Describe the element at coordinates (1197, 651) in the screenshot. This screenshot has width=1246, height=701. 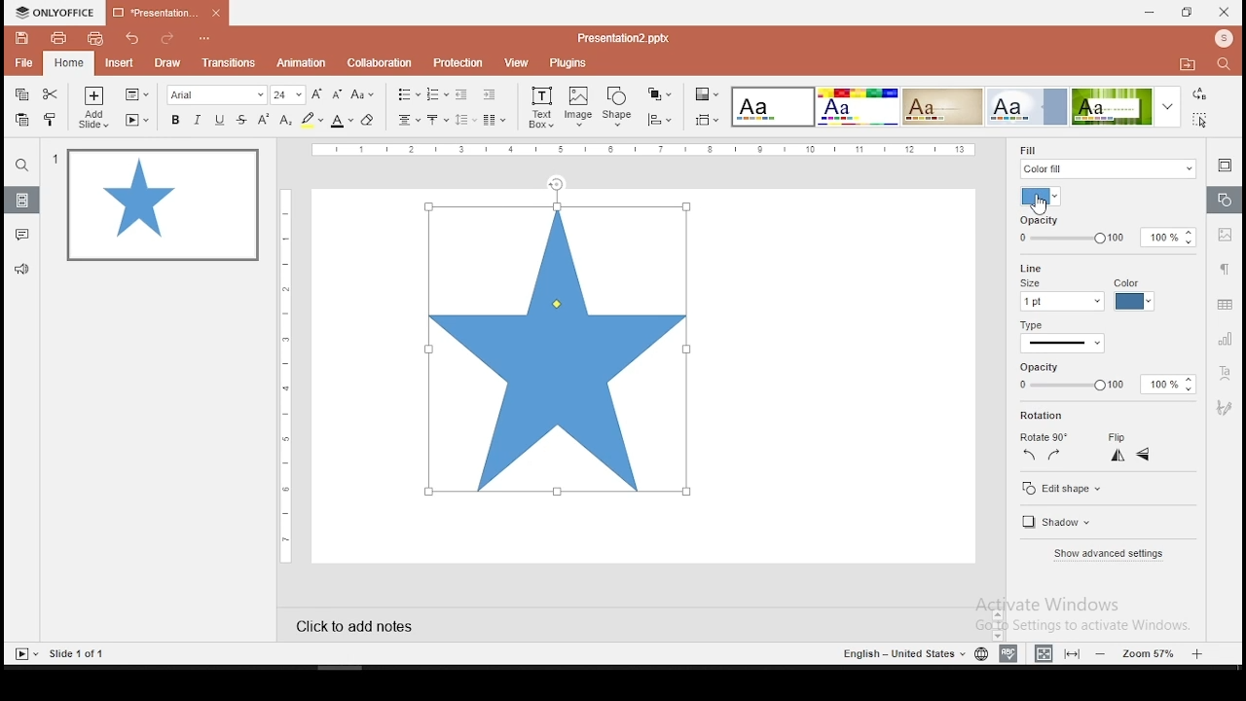
I see `zoom in` at that location.